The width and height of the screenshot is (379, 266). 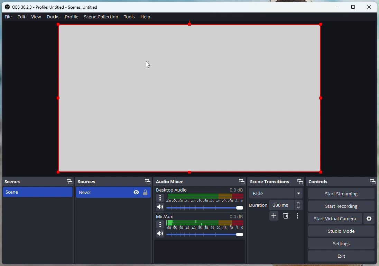 I want to click on Fade, so click(x=276, y=194).